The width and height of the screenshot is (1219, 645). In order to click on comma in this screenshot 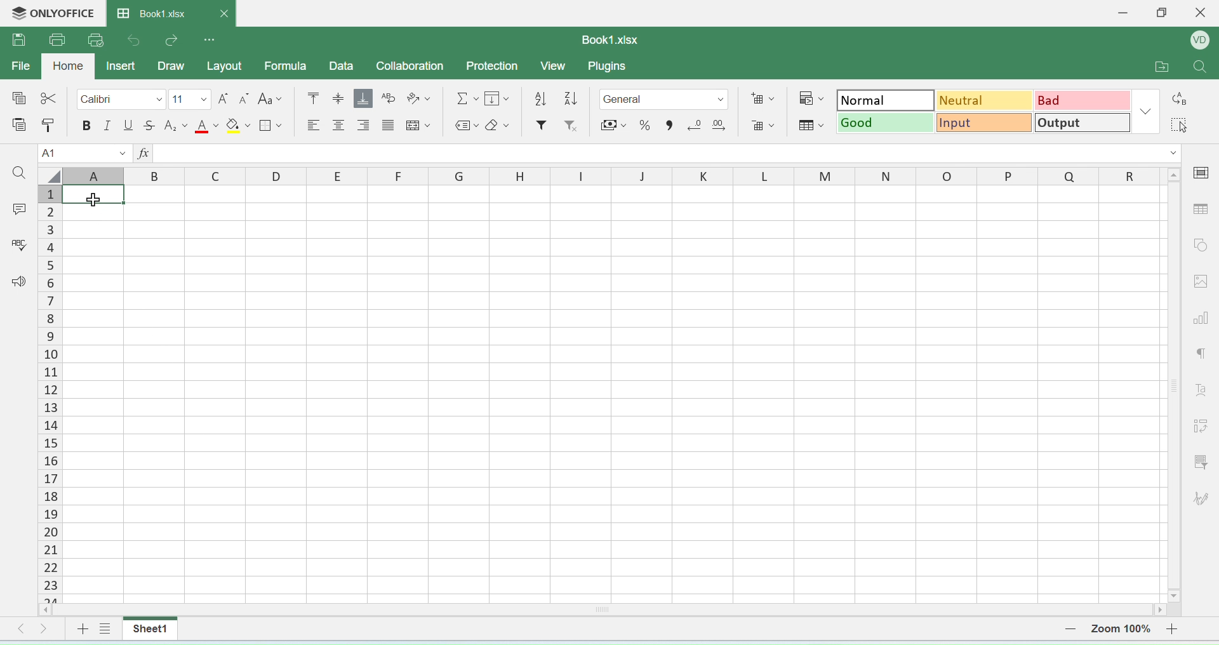, I will do `click(675, 125)`.